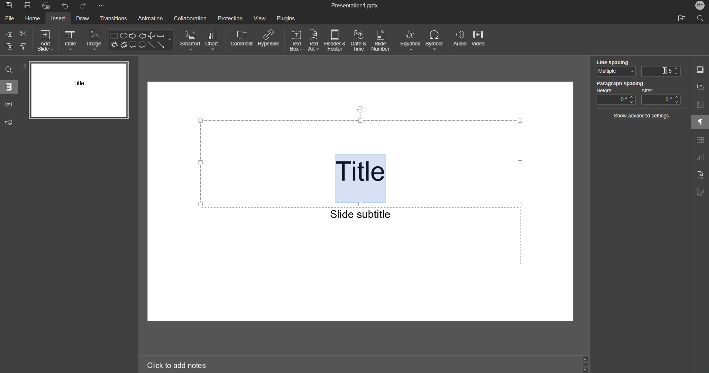 This screenshot has height=373, width=709. Describe the element at coordinates (23, 33) in the screenshot. I see `Cut` at that location.